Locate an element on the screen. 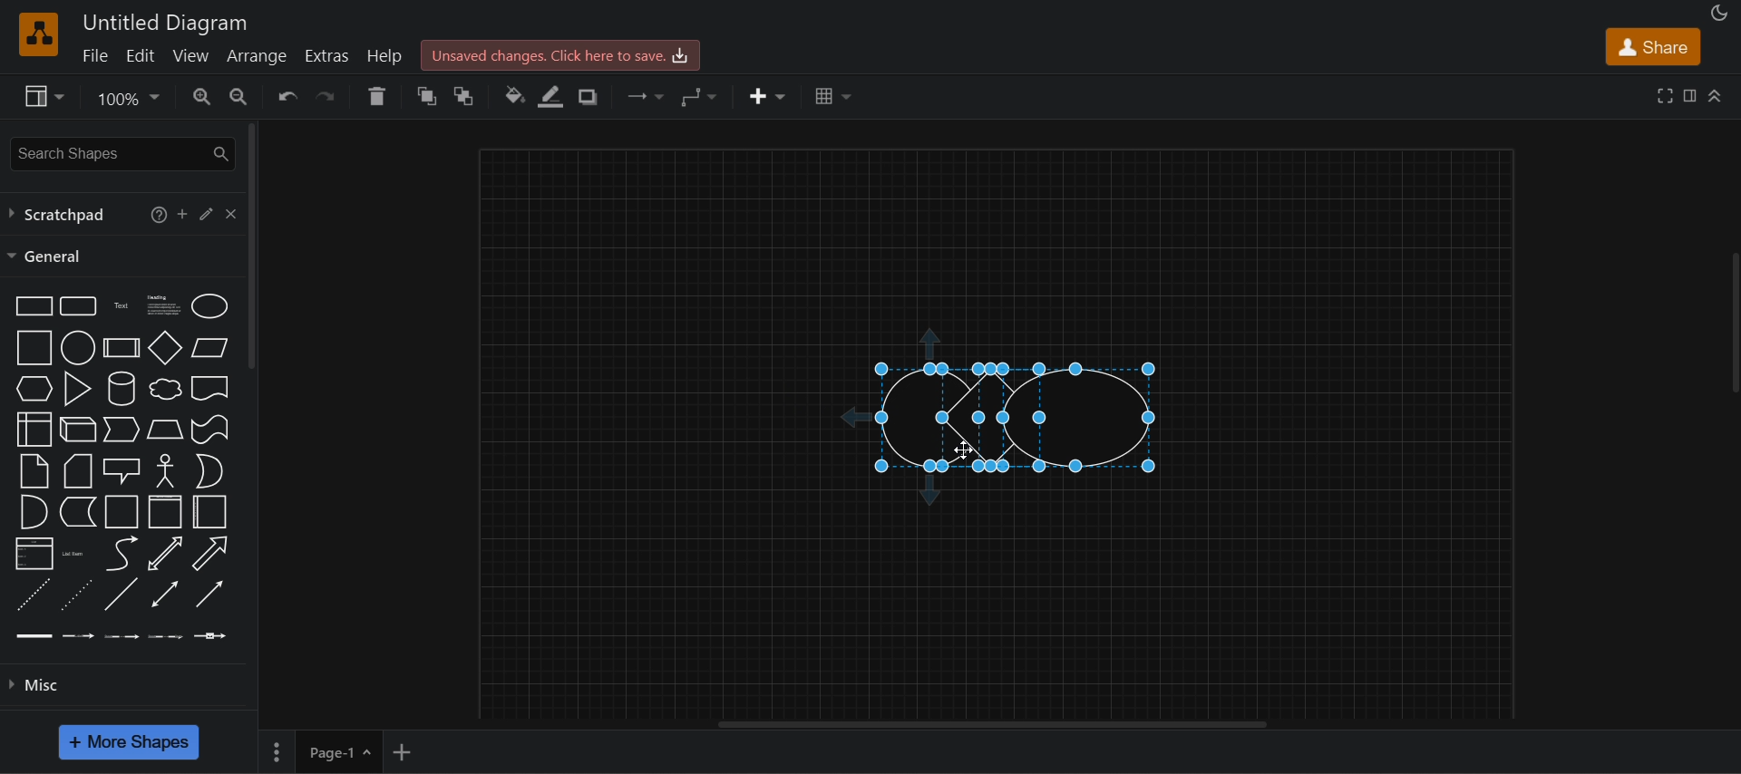 This screenshot has width=1741, height=774. view is located at coordinates (192, 55).